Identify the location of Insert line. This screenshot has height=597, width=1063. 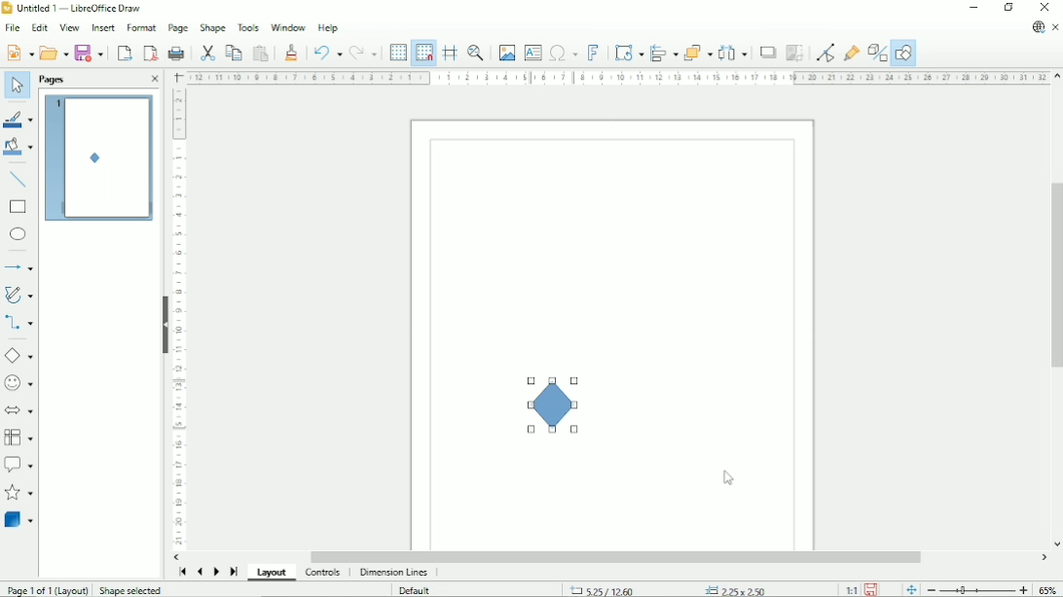
(20, 180).